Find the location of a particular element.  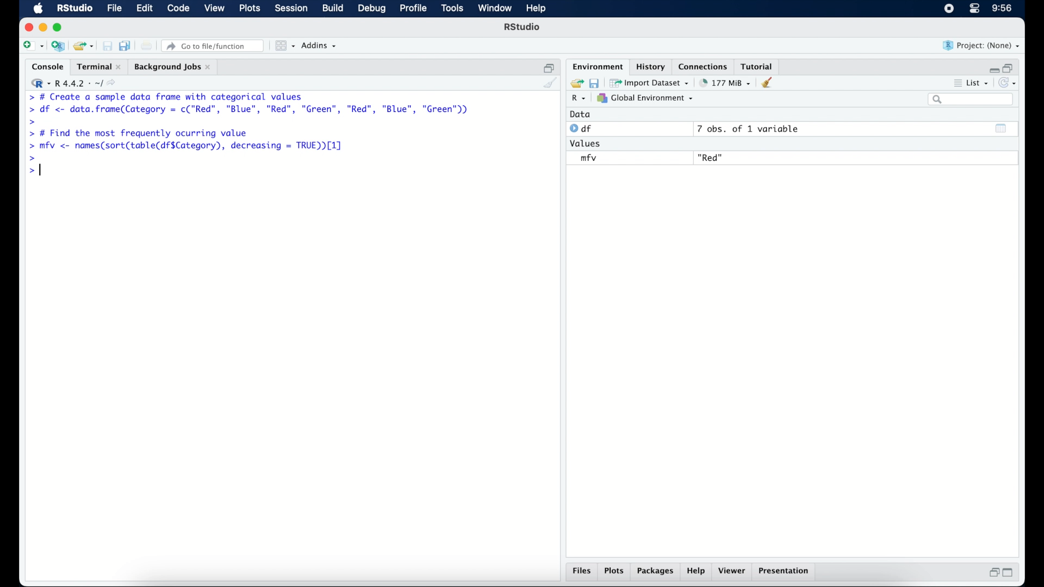

list is located at coordinates (979, 82).